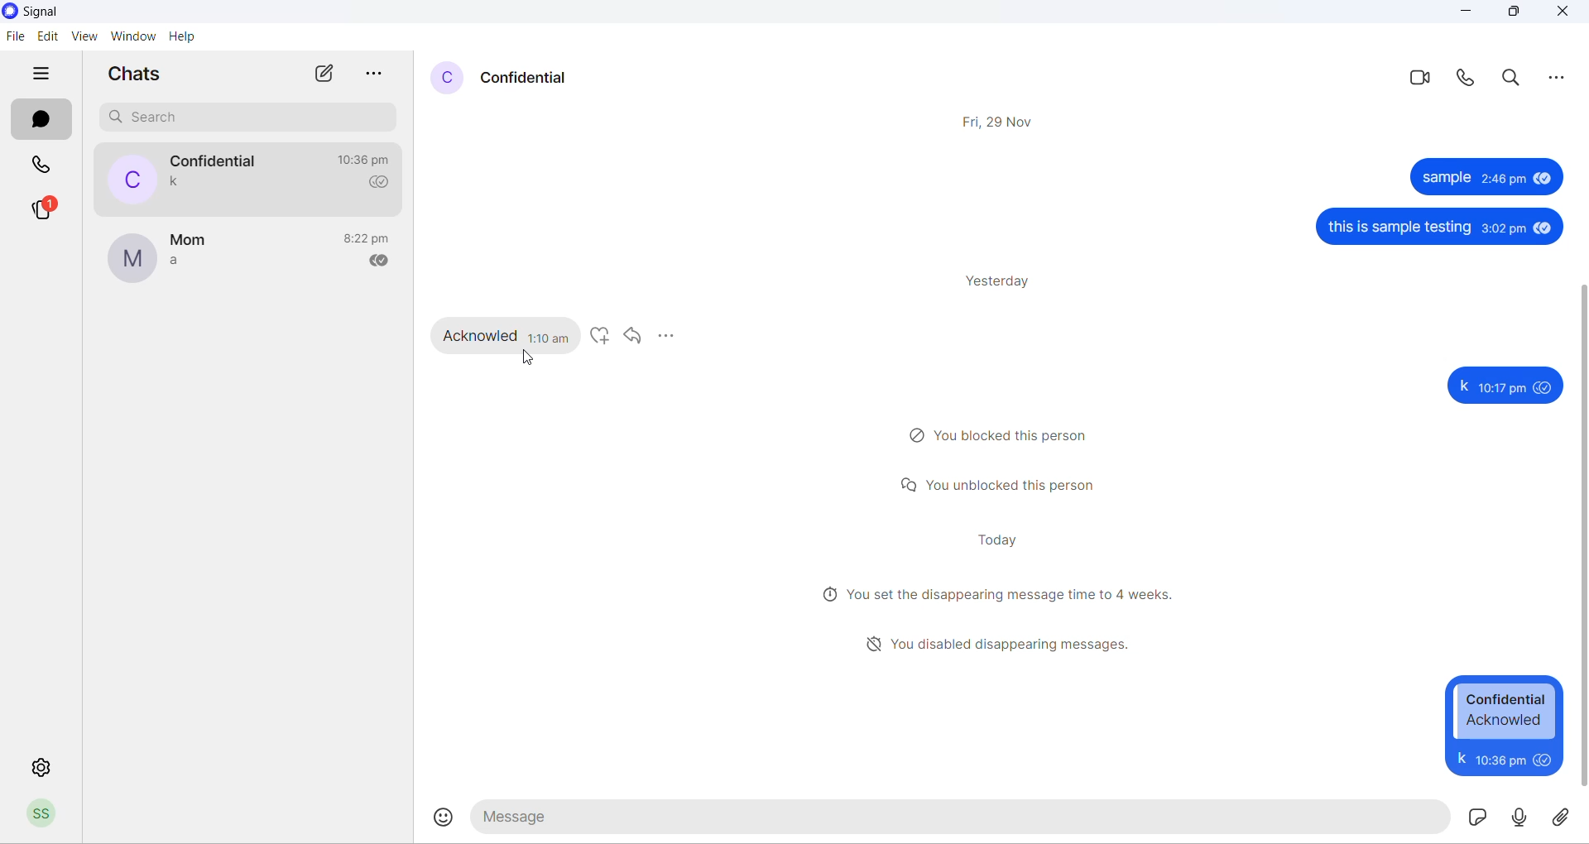 This screenshot has width=1589, height=844. What do you see at coordinates (190, 242) in the screenshot?
I see `contact name` at bounding box center [190, 242].